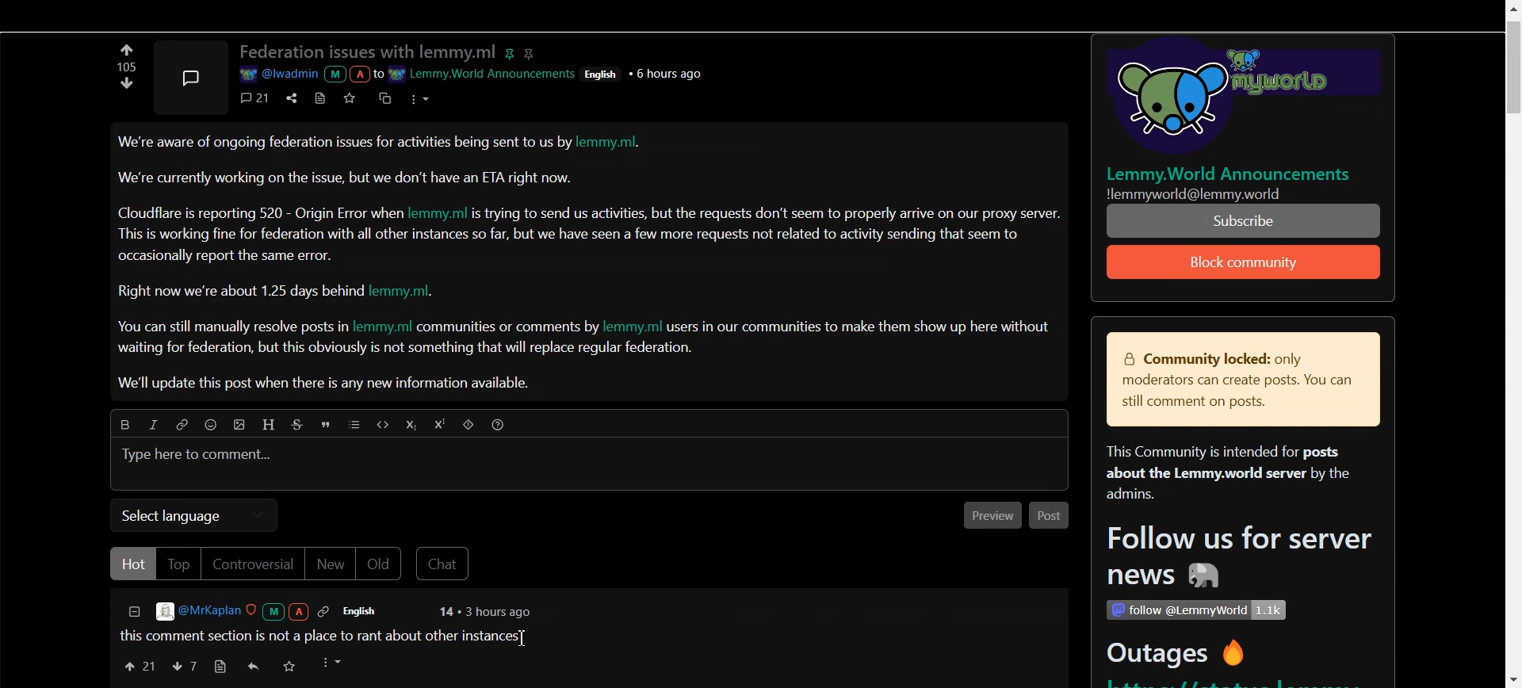  Describe the element at coordinates (1221, 474) in the screenshot. I see `This Community is intended for posts
about the Lemmy.world server by the
admins.` at that location.